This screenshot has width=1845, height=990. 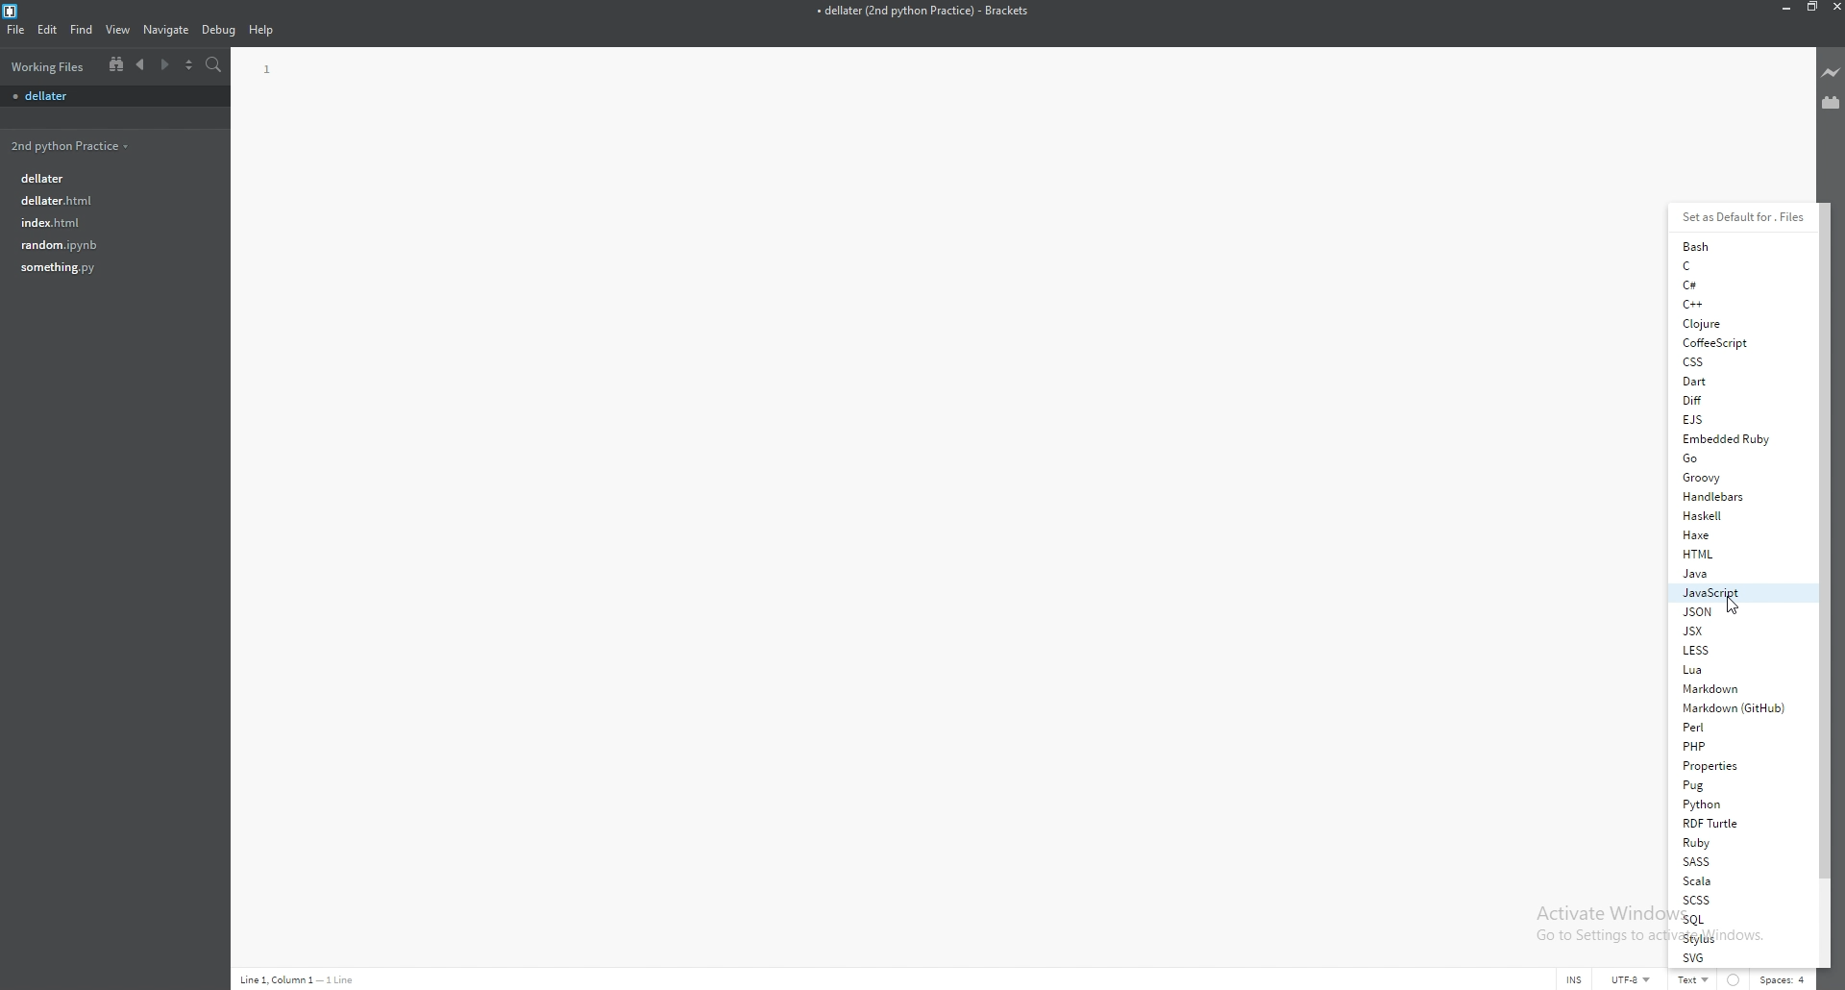 I want to click on markdown(github), so click(x=1739, y=707).